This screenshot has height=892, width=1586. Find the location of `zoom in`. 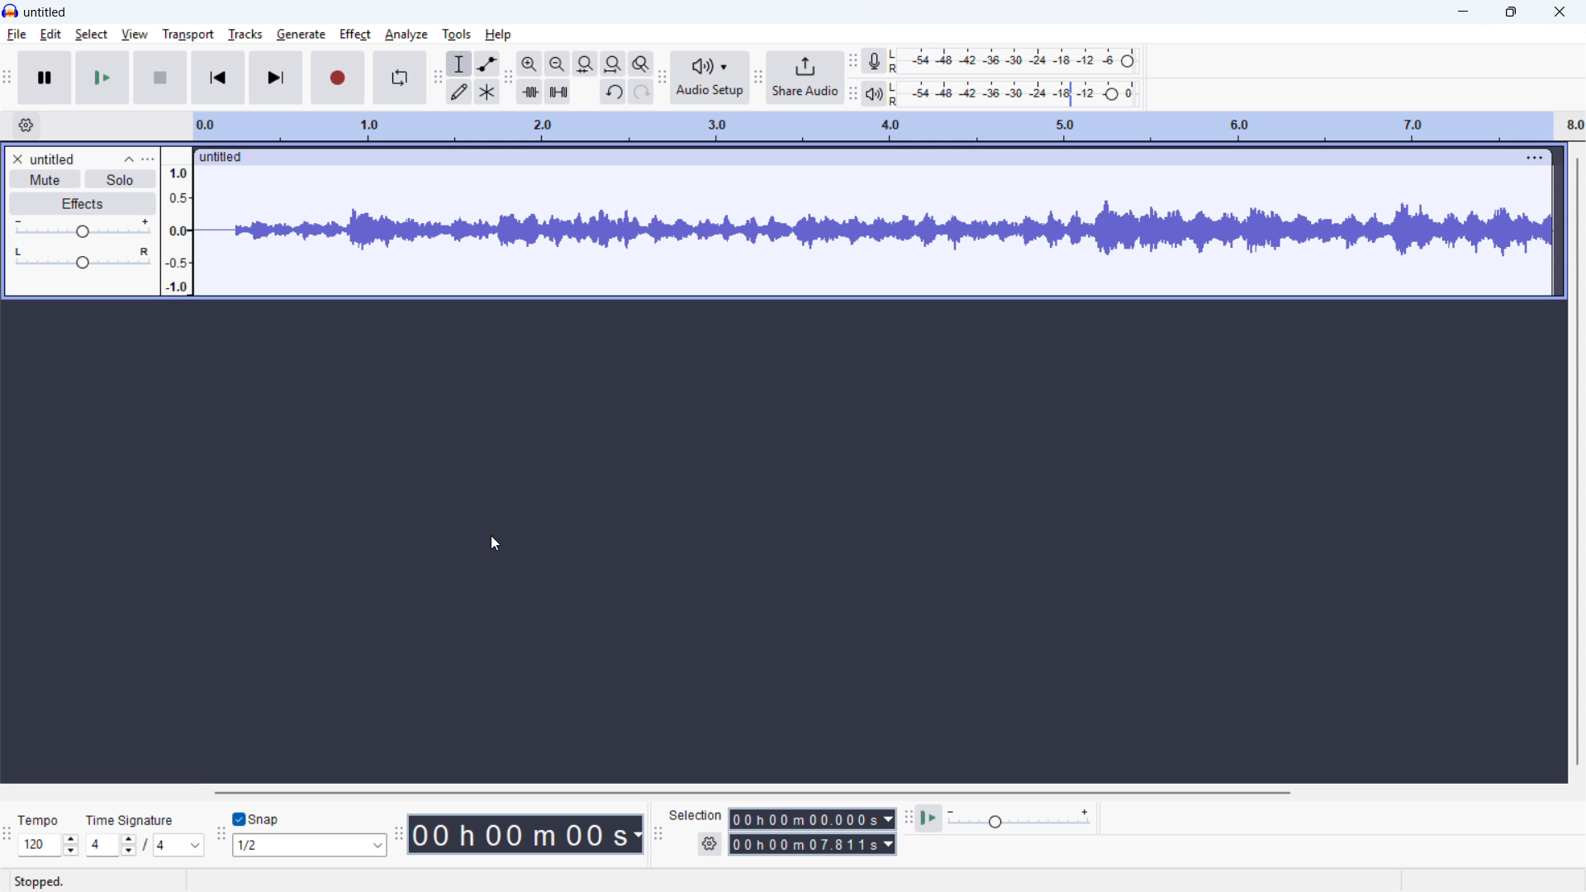

zoom in is located at coordinates (529, 64).